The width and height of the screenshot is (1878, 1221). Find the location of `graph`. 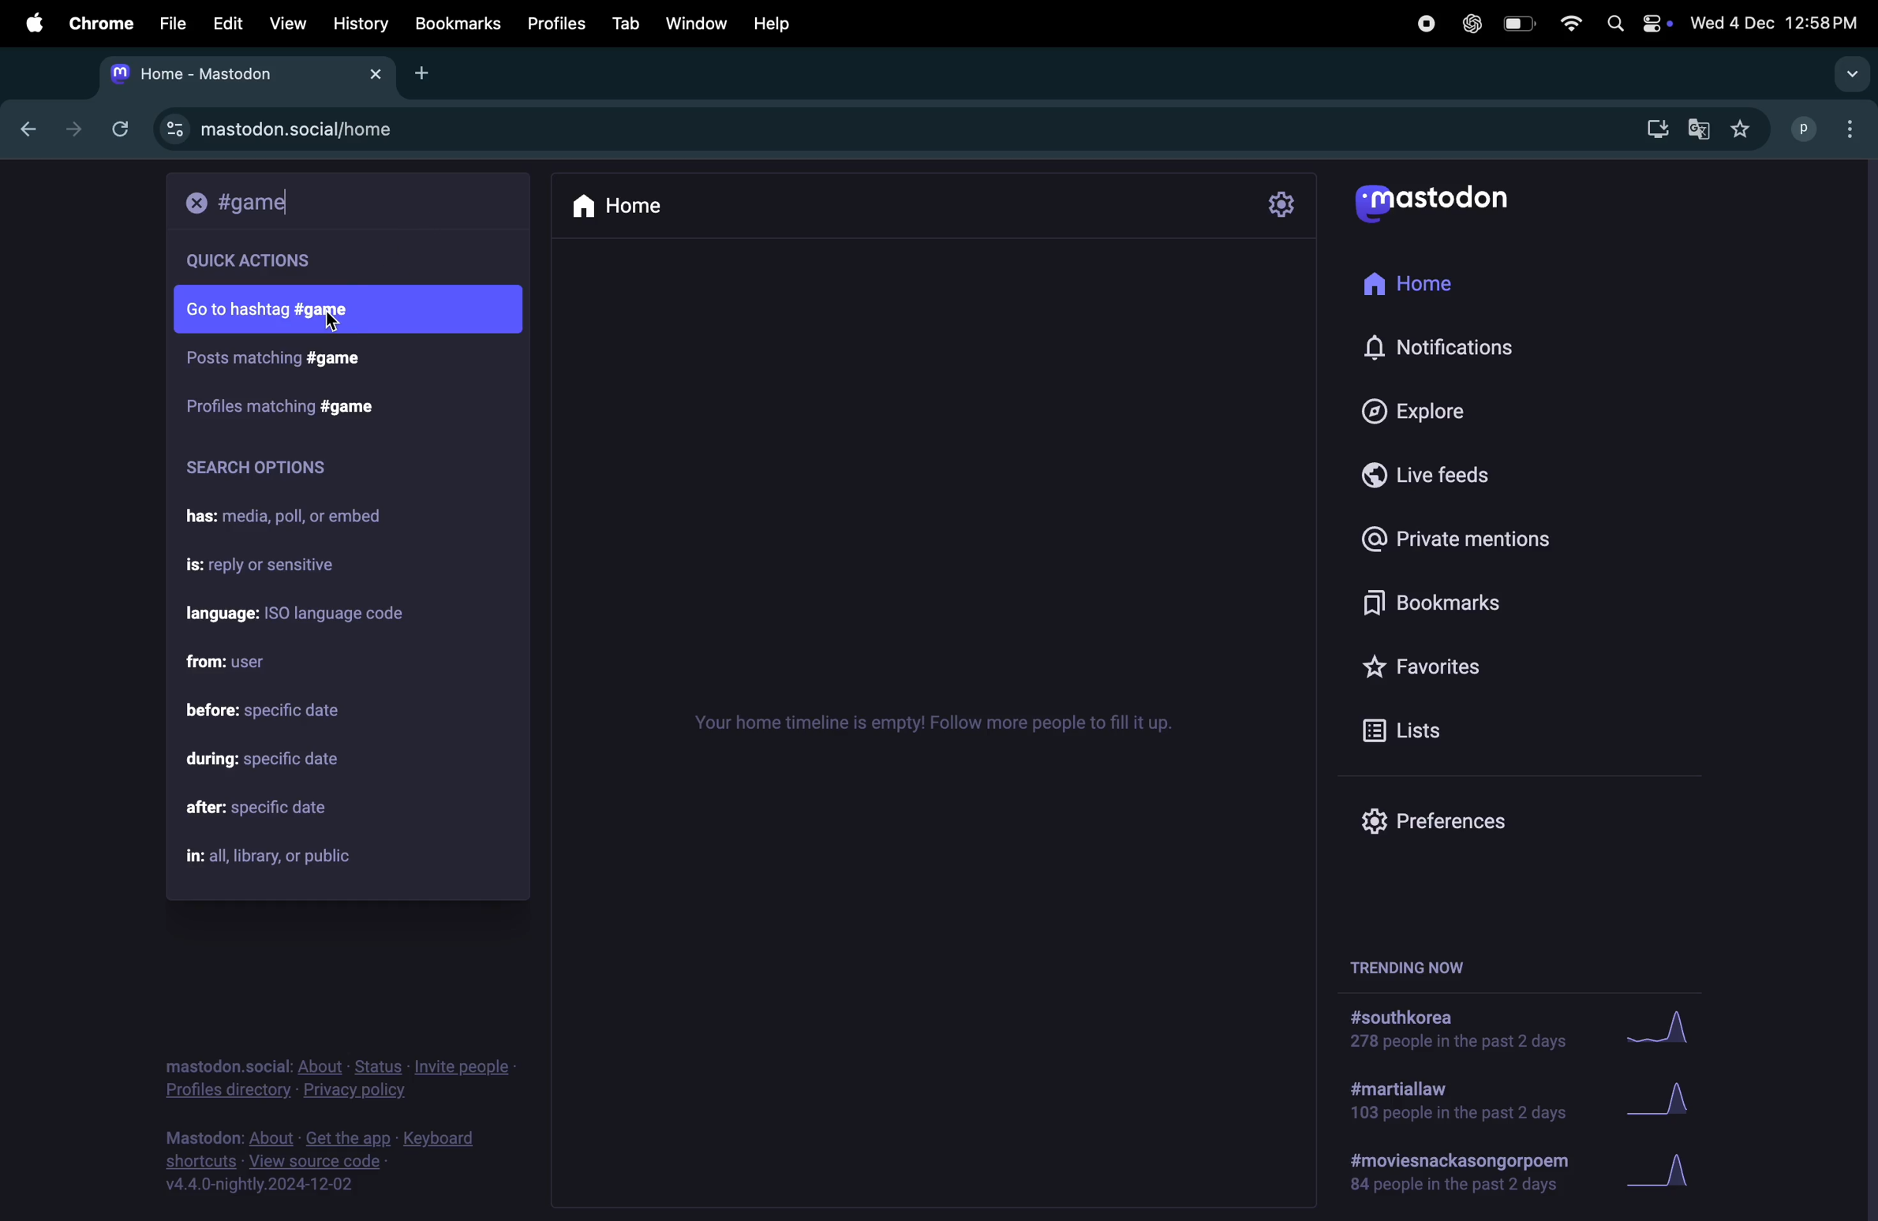

graph is located at coordinates (1667, 1029).